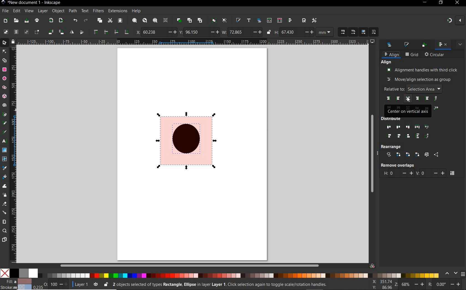 Image resolution: width=466 pixels, height=290 pixels. What do you see at coordinates (407, 44) in the screenshot?
I see `fill & stroke` at bounding box center [407, 44].